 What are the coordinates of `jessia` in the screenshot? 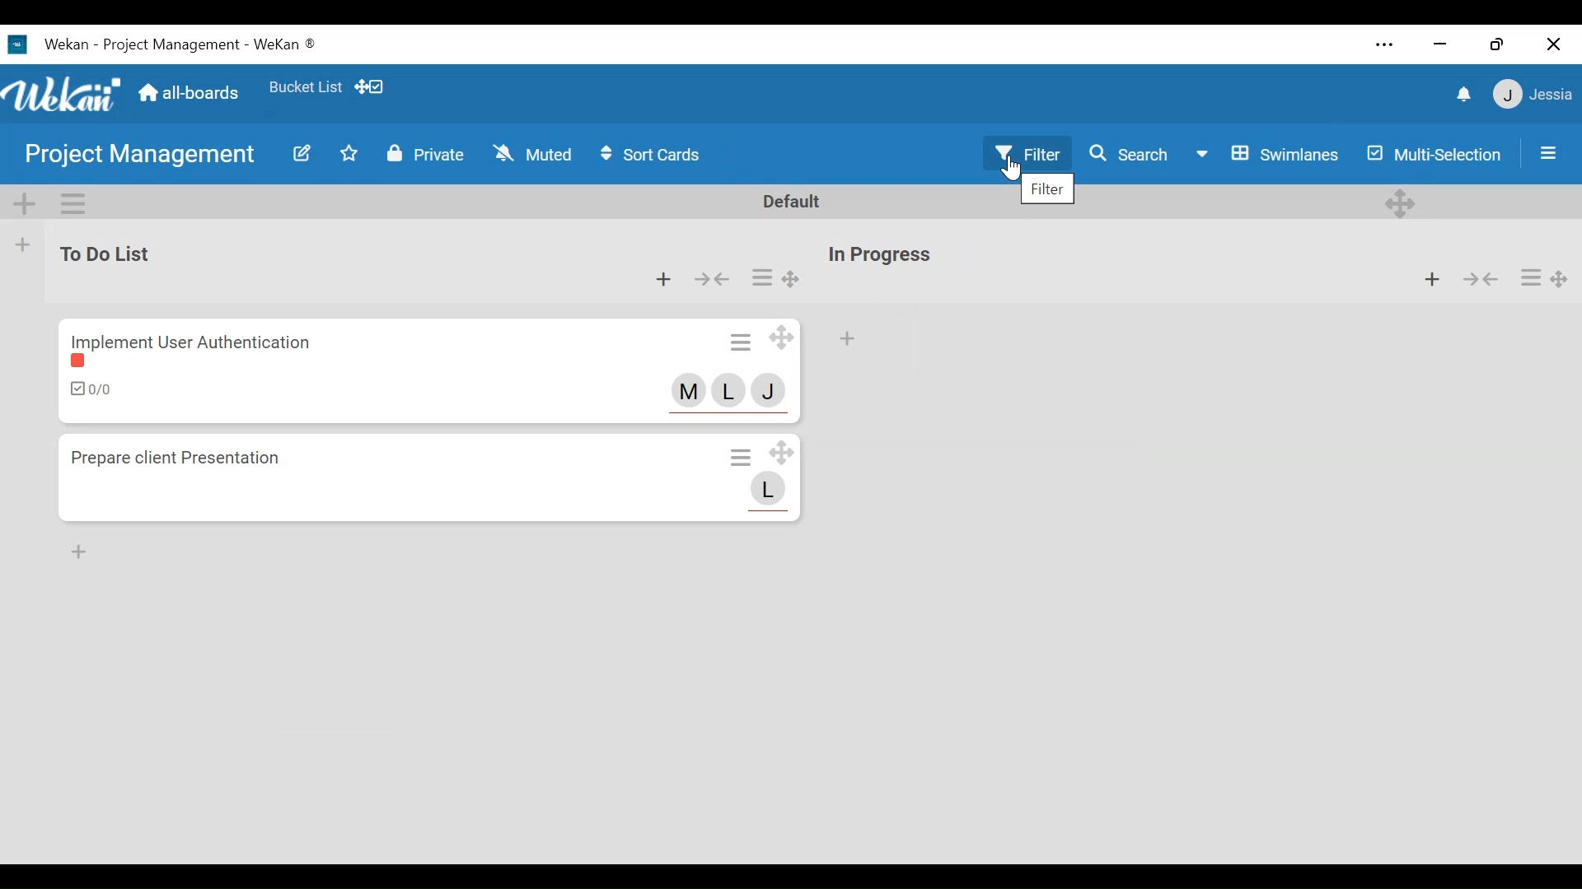 It's located at (1531, 95).